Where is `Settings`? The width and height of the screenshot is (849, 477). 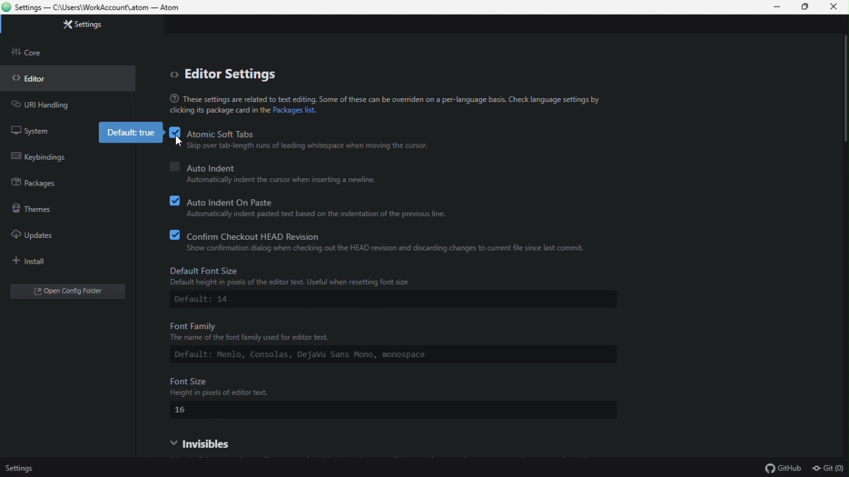 Settings is located at coordinates (31, 468).